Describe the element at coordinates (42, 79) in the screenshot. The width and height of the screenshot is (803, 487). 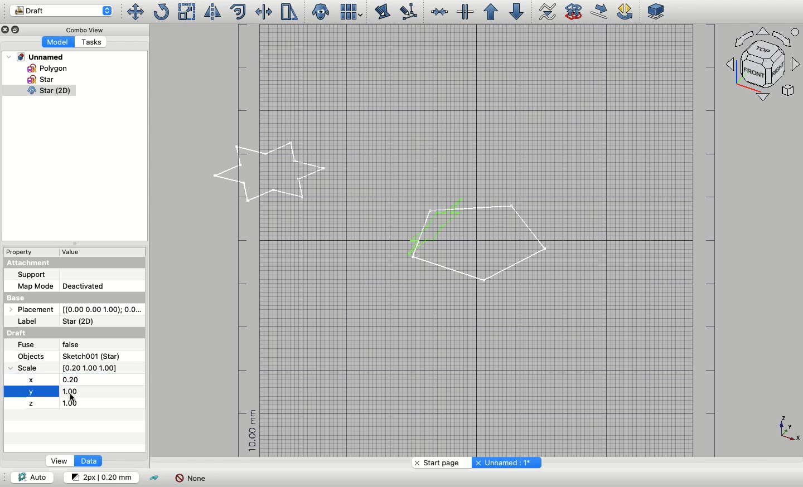
I see `Star` at that location.